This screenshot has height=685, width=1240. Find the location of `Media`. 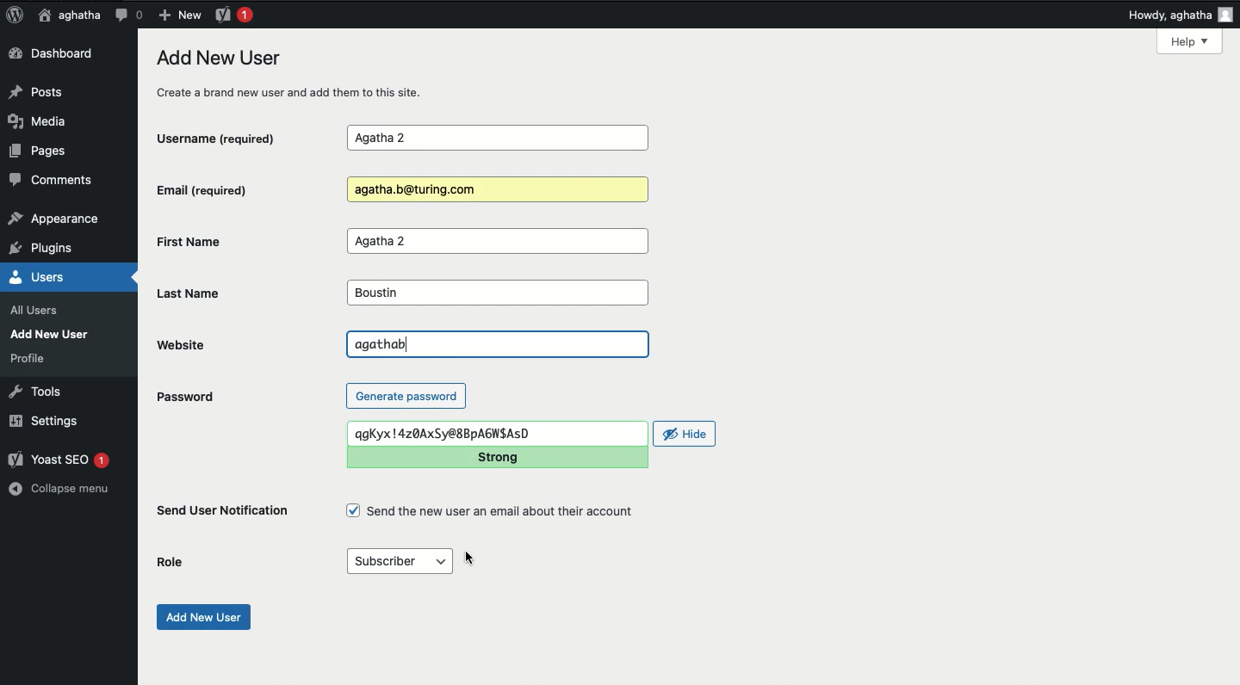

Media is located at coordinates (43, 121).